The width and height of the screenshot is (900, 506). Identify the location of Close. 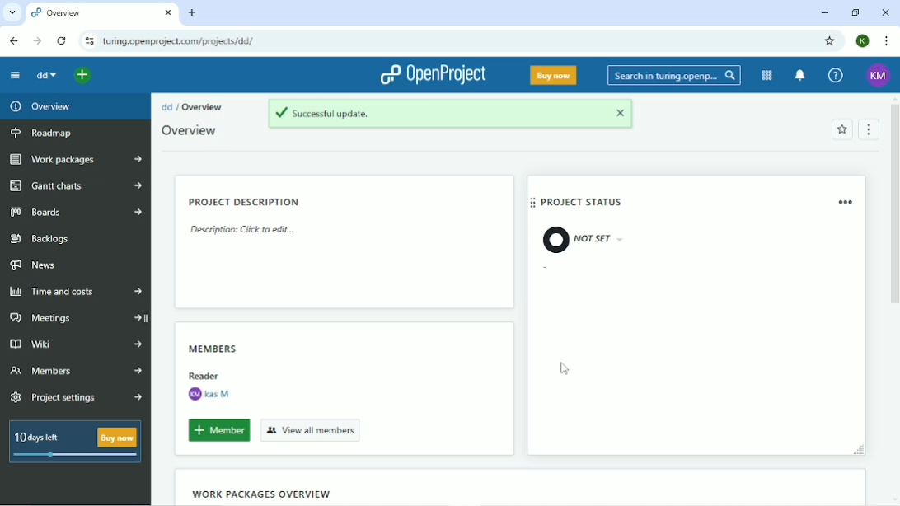
(887, 12).